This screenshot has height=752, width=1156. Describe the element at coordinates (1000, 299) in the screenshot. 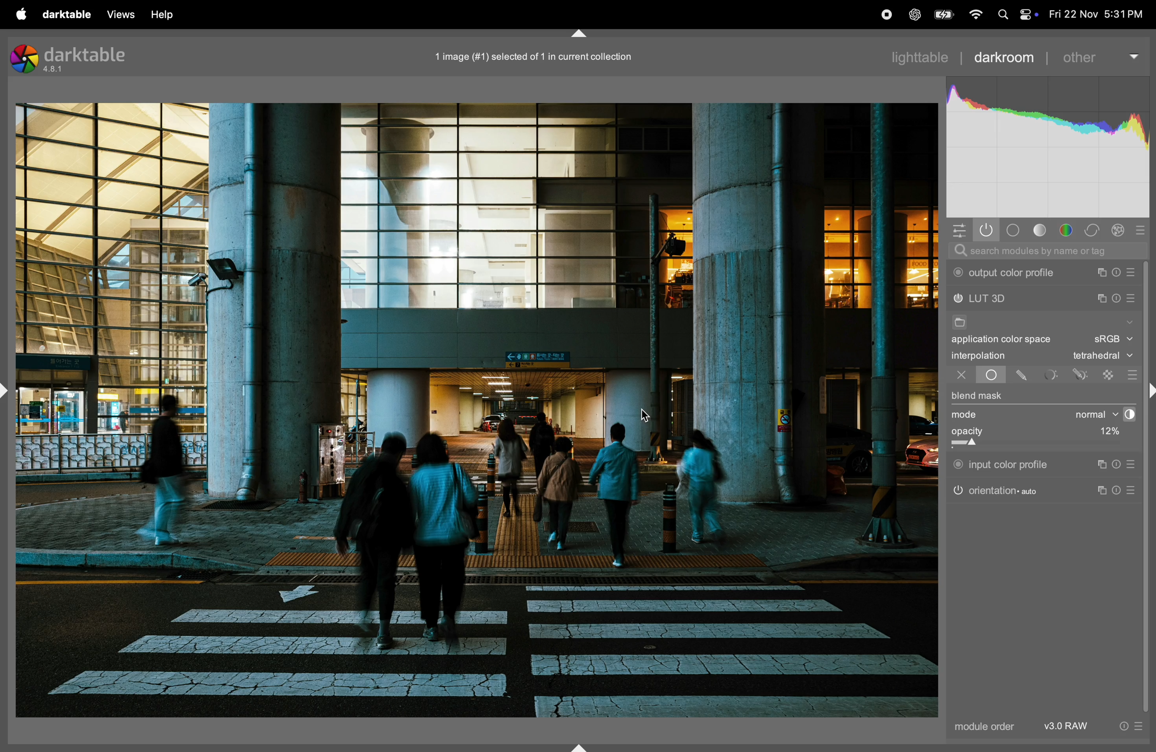

I see `lut 3d` at that location.